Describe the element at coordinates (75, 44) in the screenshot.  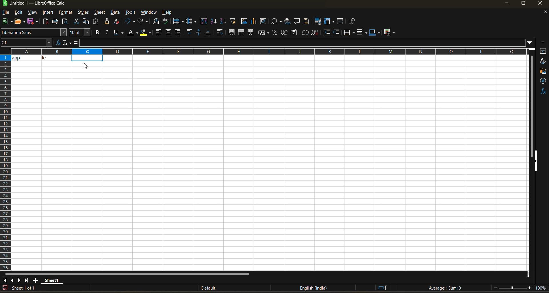
I see `formula` at that location.